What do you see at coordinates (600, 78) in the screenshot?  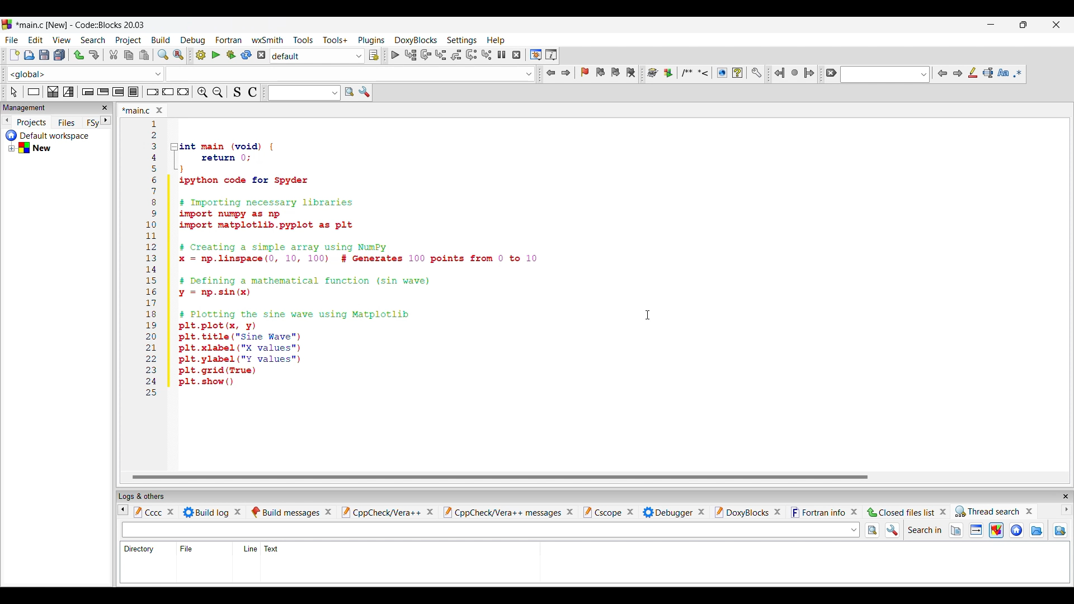 I see `Previous bookmark` at bounding box center [600, 78].